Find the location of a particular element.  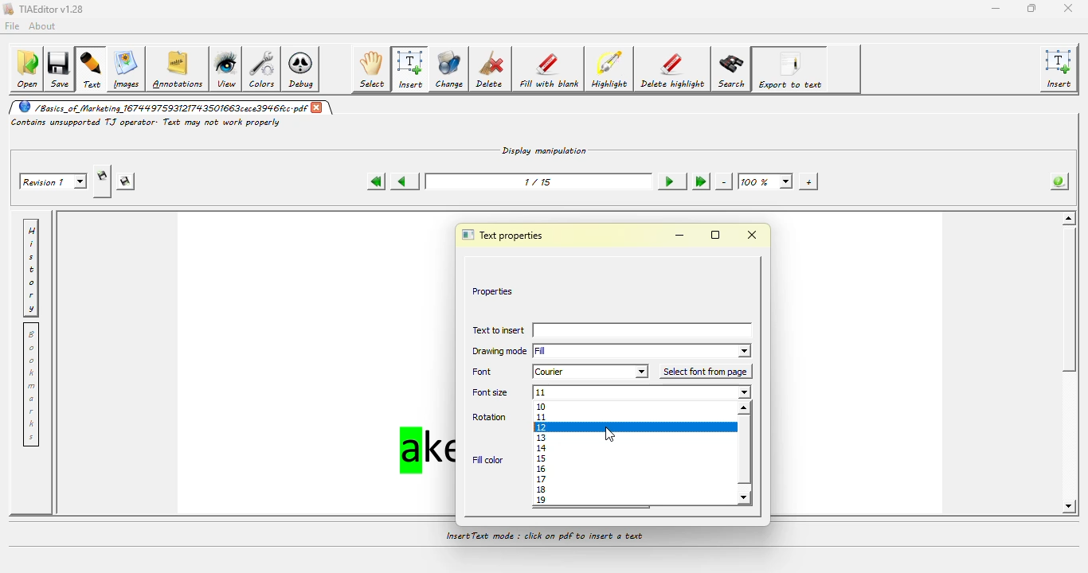

Fill color is located at coordinates (487, 459).